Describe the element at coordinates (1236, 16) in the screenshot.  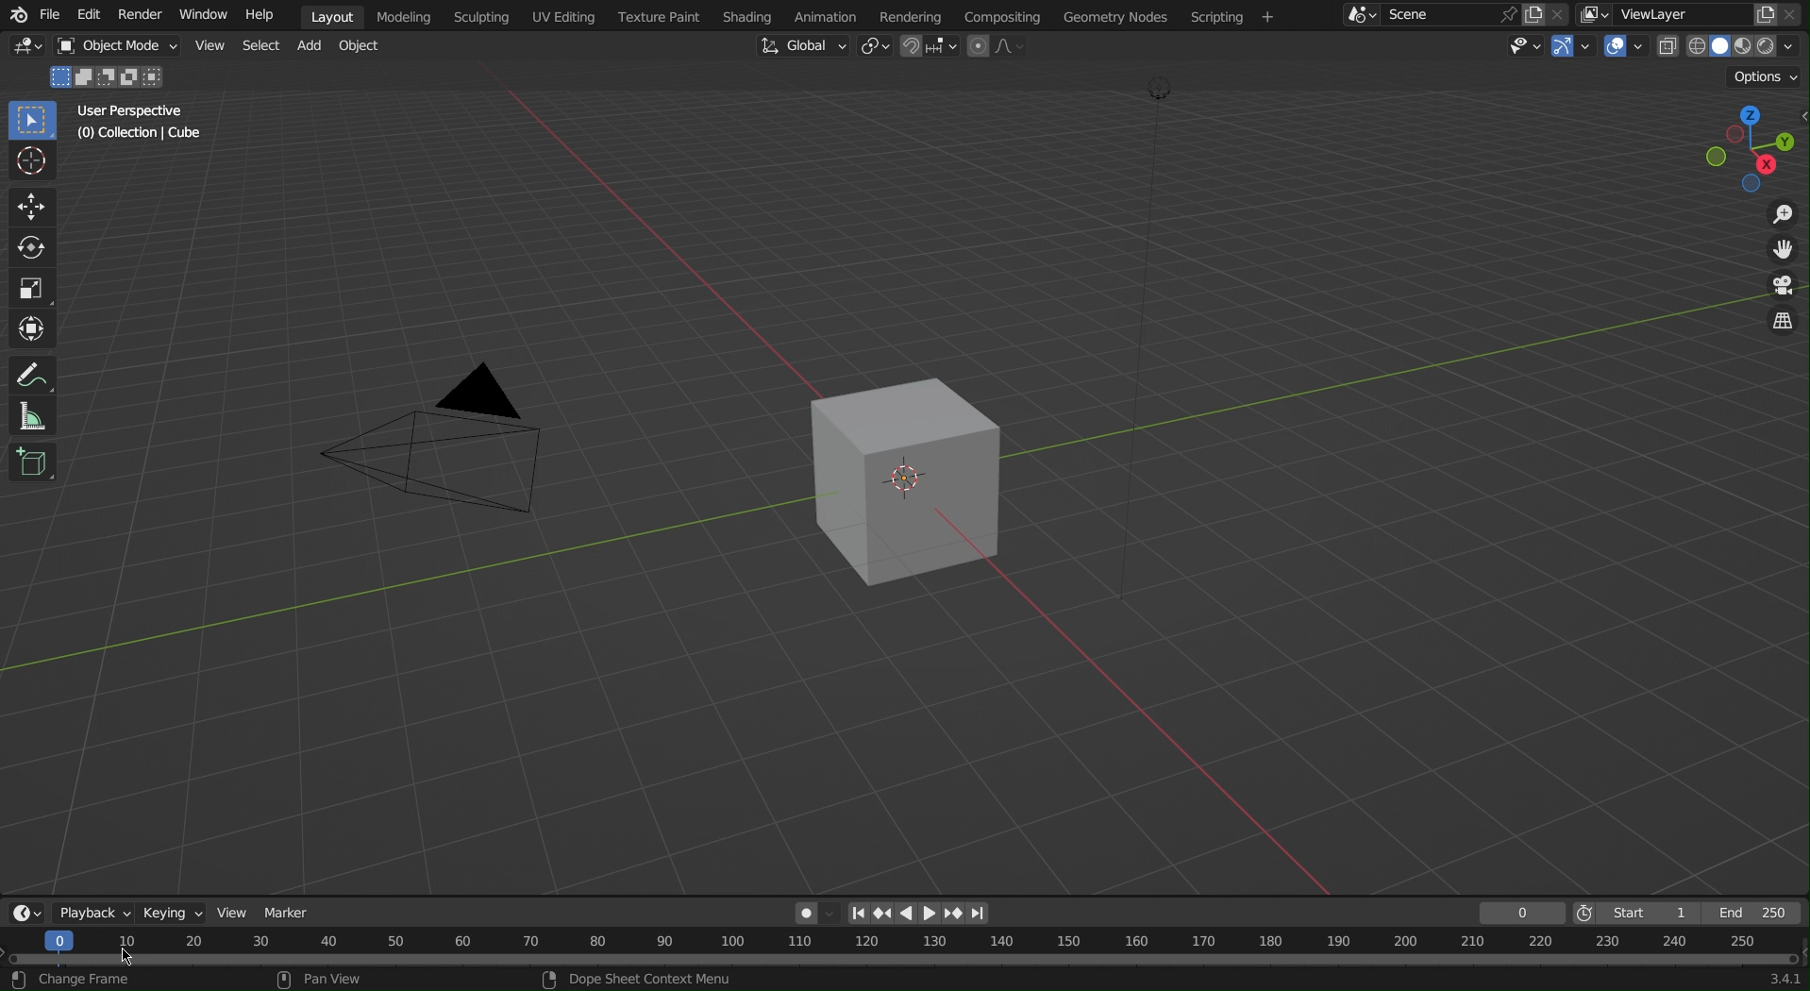
I see `Scripting` at that location.